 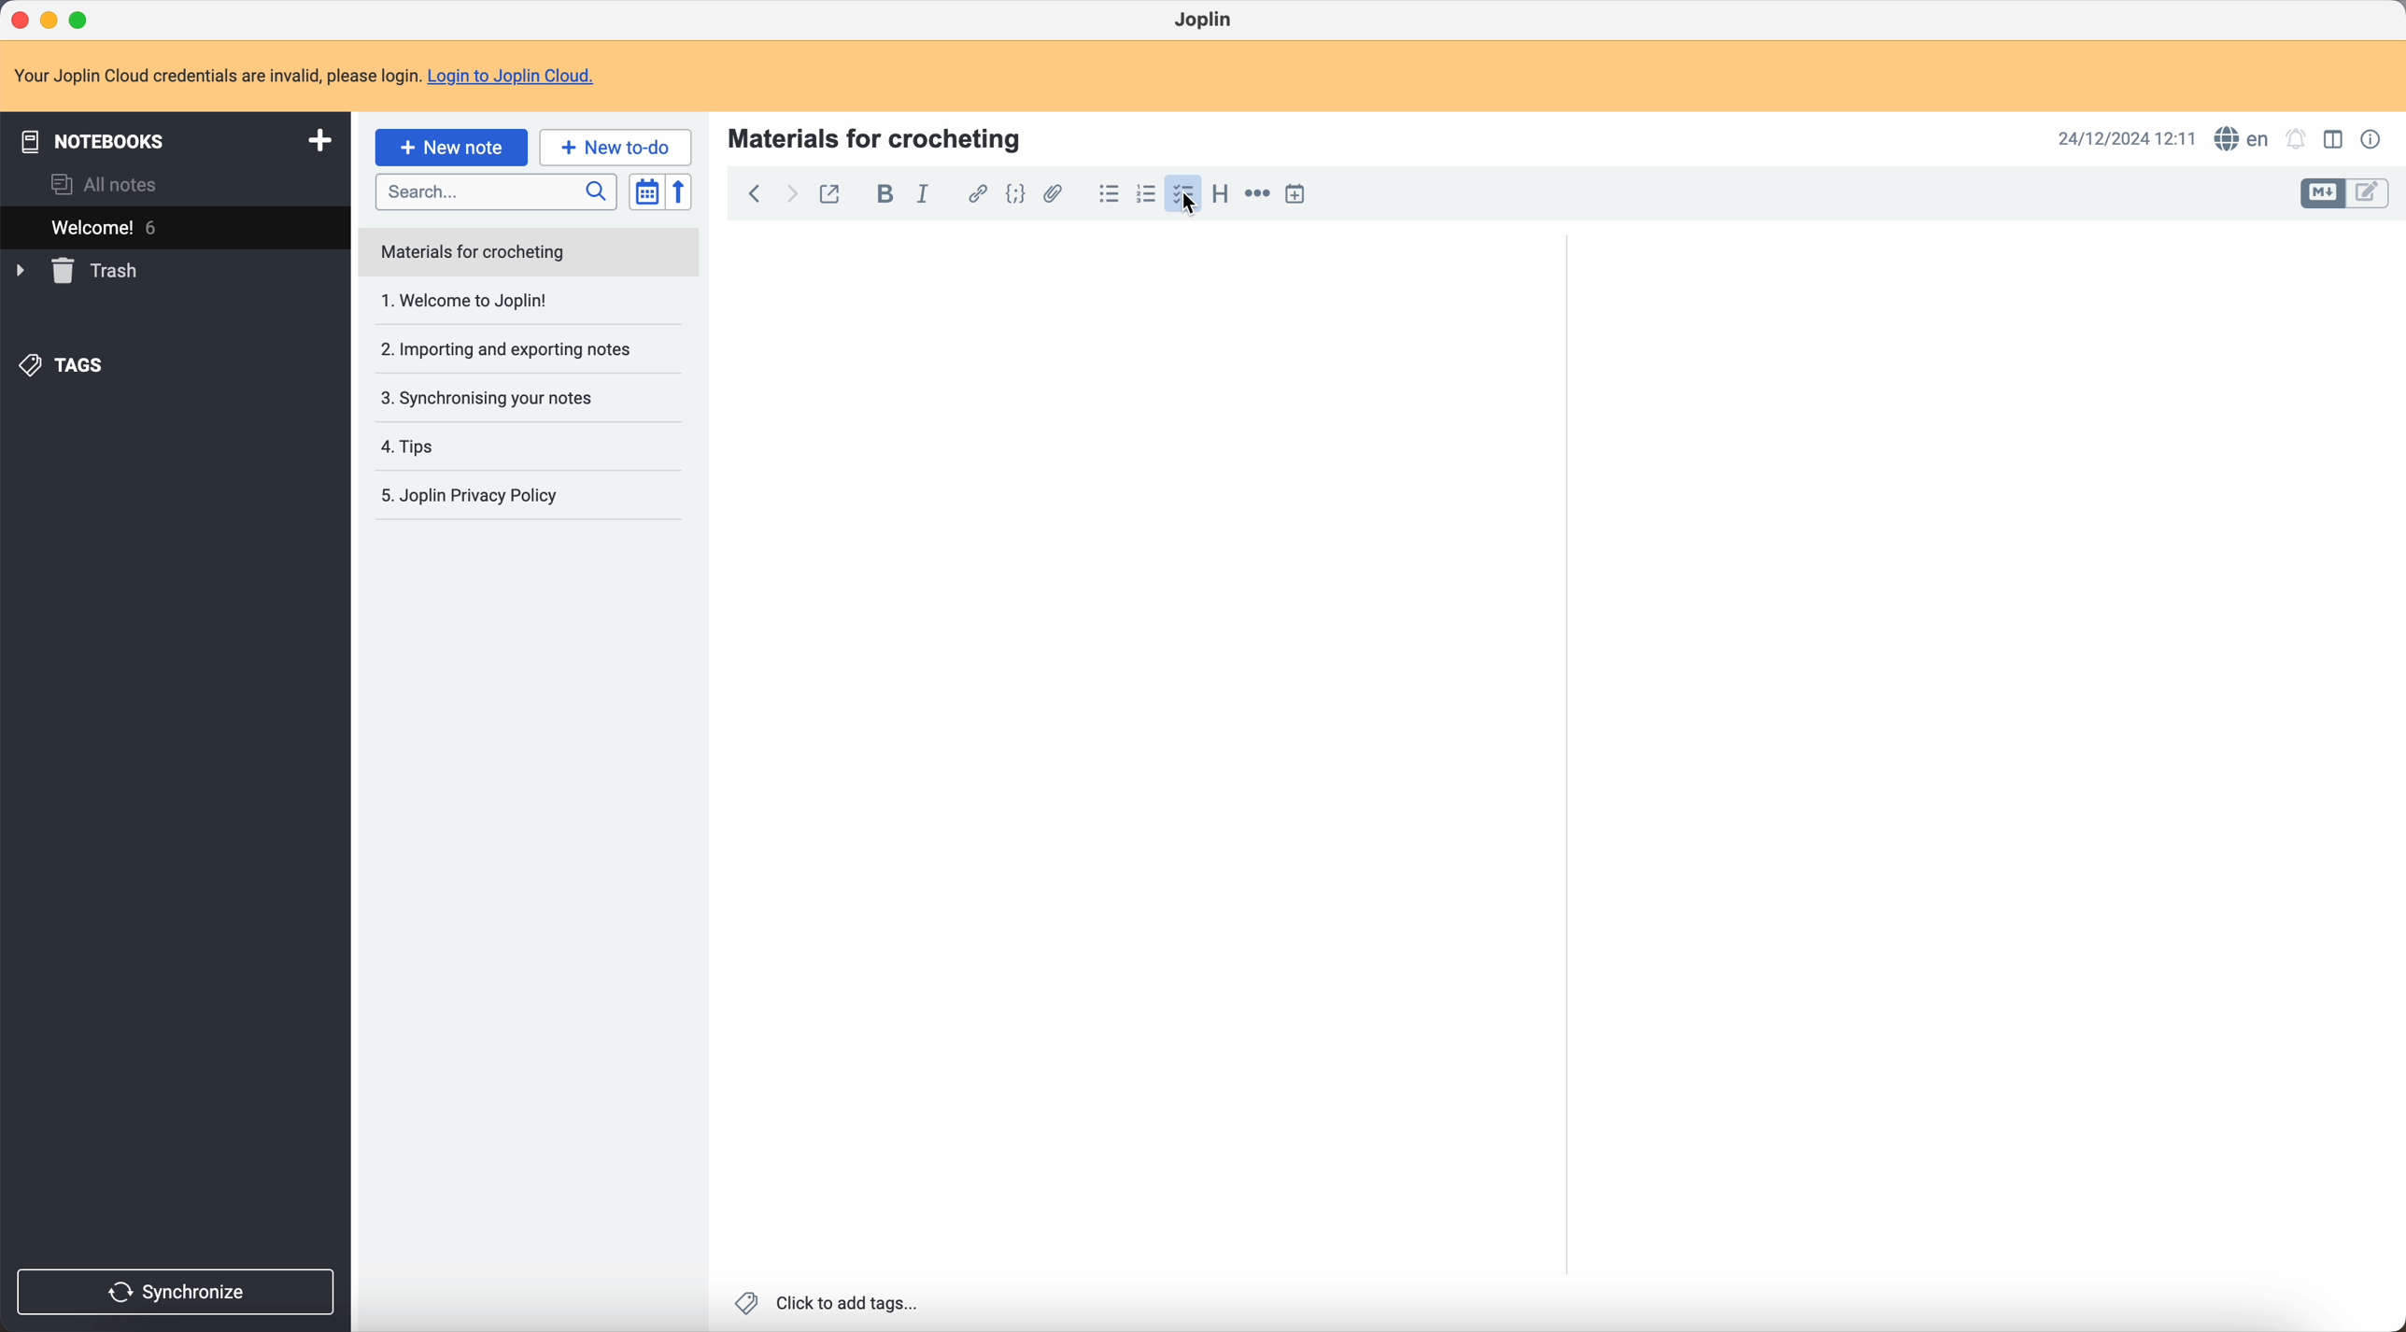 I want to click on new to-do, so click(x=616, y=146).